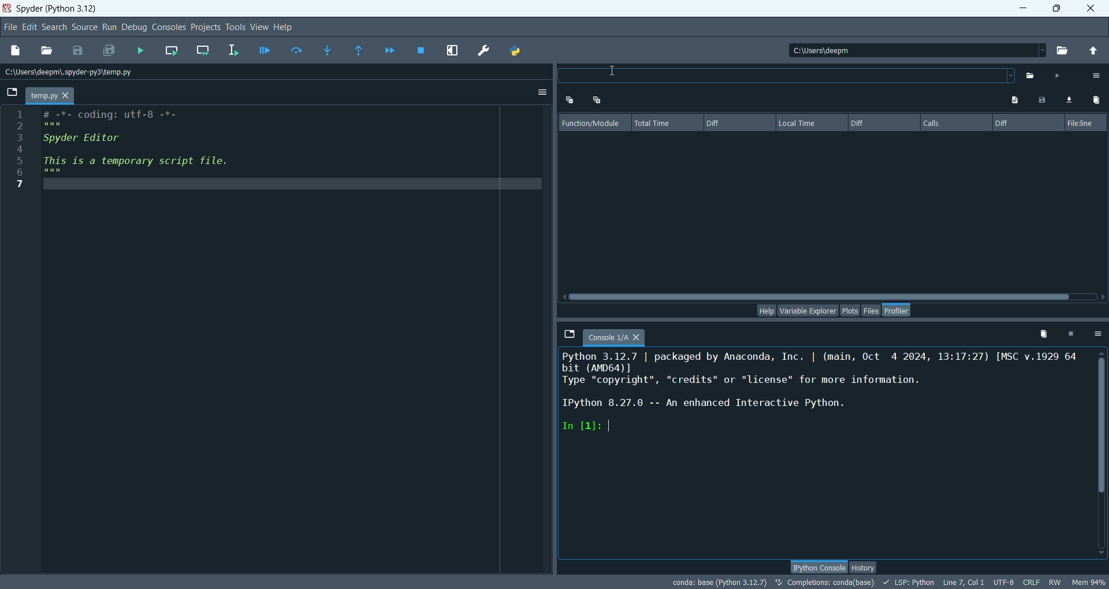 This screenshot has height=589, width=1109. Describe the element at coordinates (1004, 583) in the screenshot. I see `UTF` at that location.